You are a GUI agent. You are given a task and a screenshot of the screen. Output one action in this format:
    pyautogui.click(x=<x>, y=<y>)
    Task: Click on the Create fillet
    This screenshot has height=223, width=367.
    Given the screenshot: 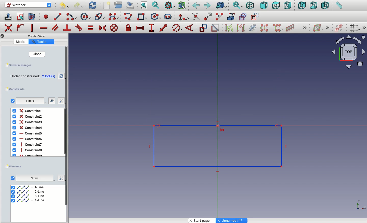 What is the action you would take?
    pyautogui.click(x=183, y=17)
    